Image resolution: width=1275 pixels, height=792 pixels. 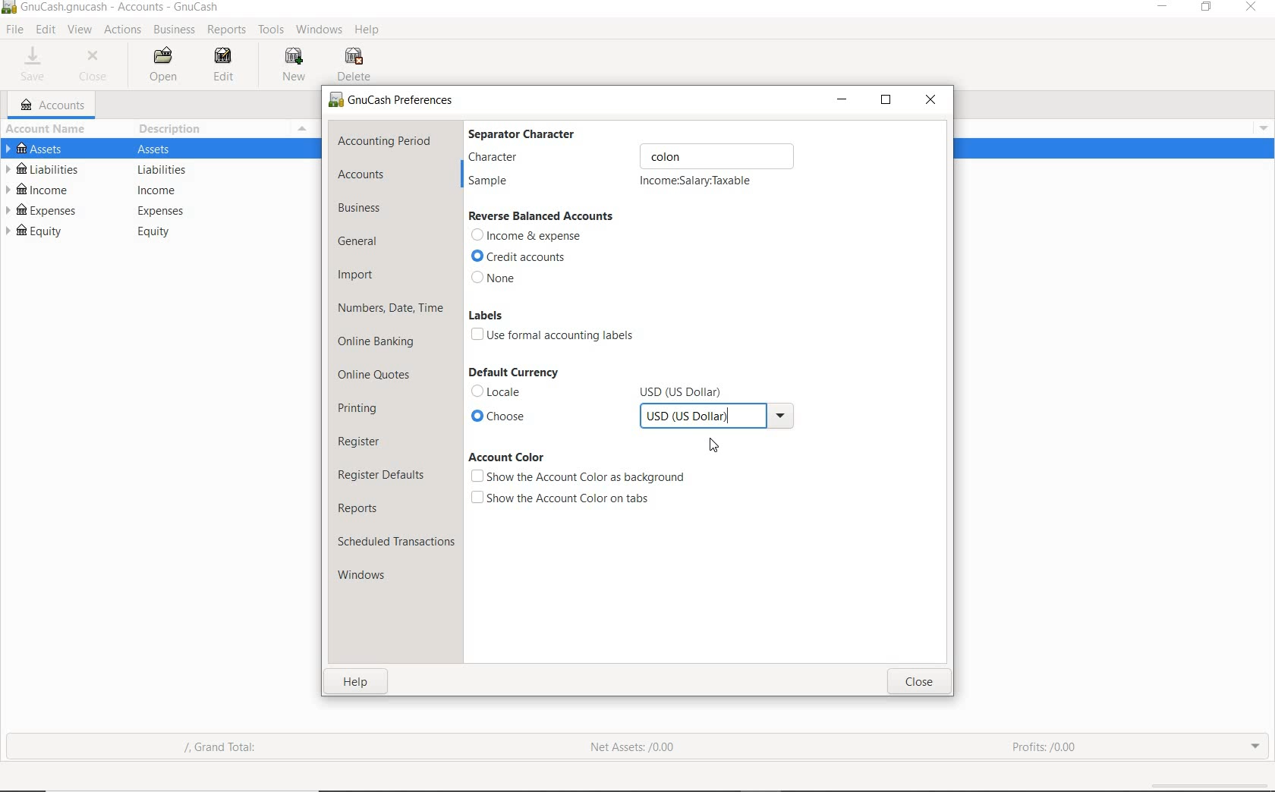 What do you see at coordinates (496, 278) in the screenshot?
I see `none` at bounding box center [496, 278].